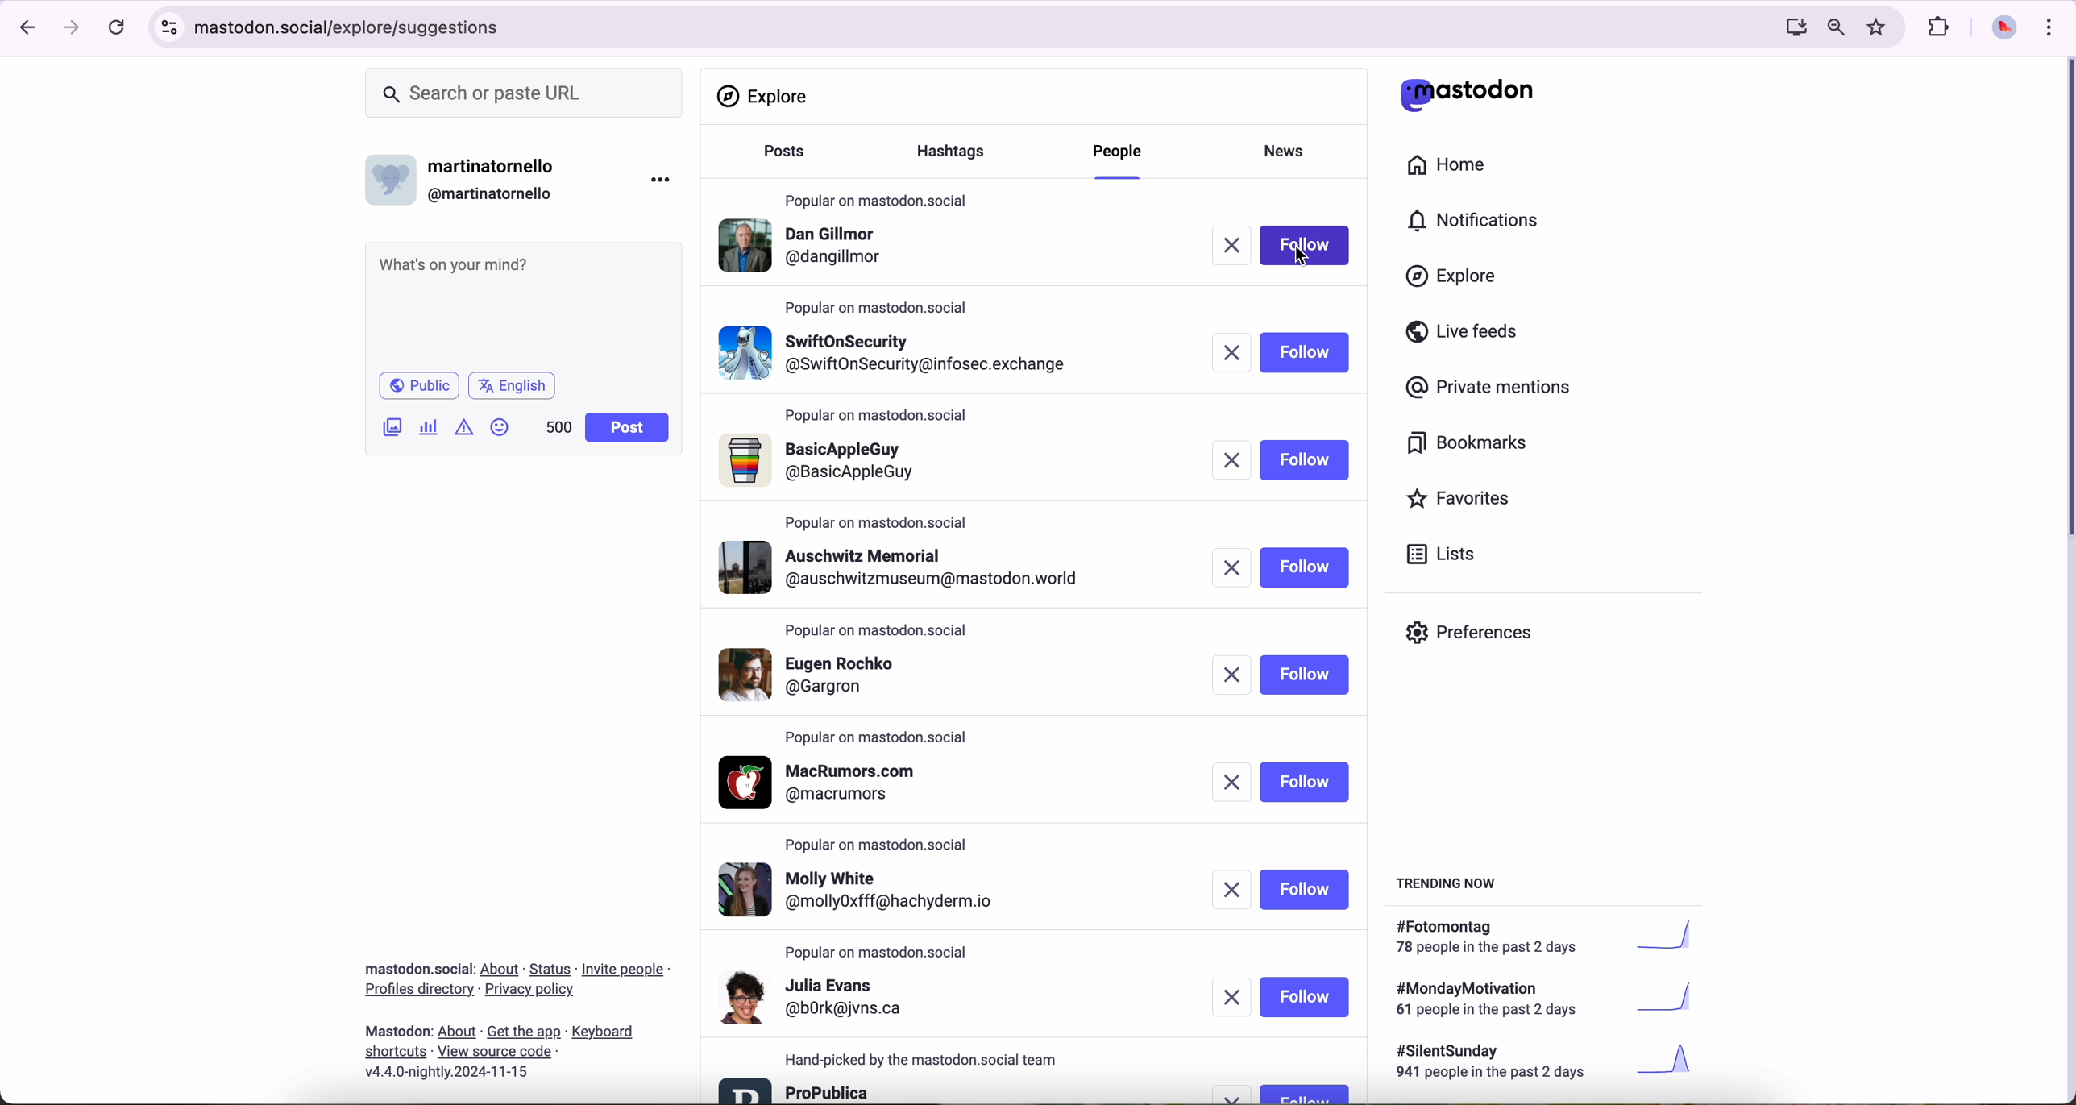 The width and height of the screenshot is (2076, 1105). I want to click on follow button, so click(1304, 1093).